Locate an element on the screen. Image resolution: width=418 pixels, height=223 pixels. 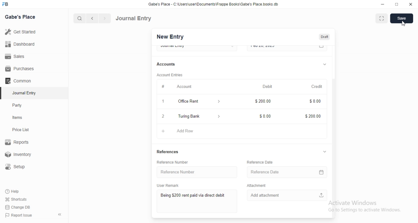
Being $200 rent paid via direct debit is located at coordinates (190, 196).